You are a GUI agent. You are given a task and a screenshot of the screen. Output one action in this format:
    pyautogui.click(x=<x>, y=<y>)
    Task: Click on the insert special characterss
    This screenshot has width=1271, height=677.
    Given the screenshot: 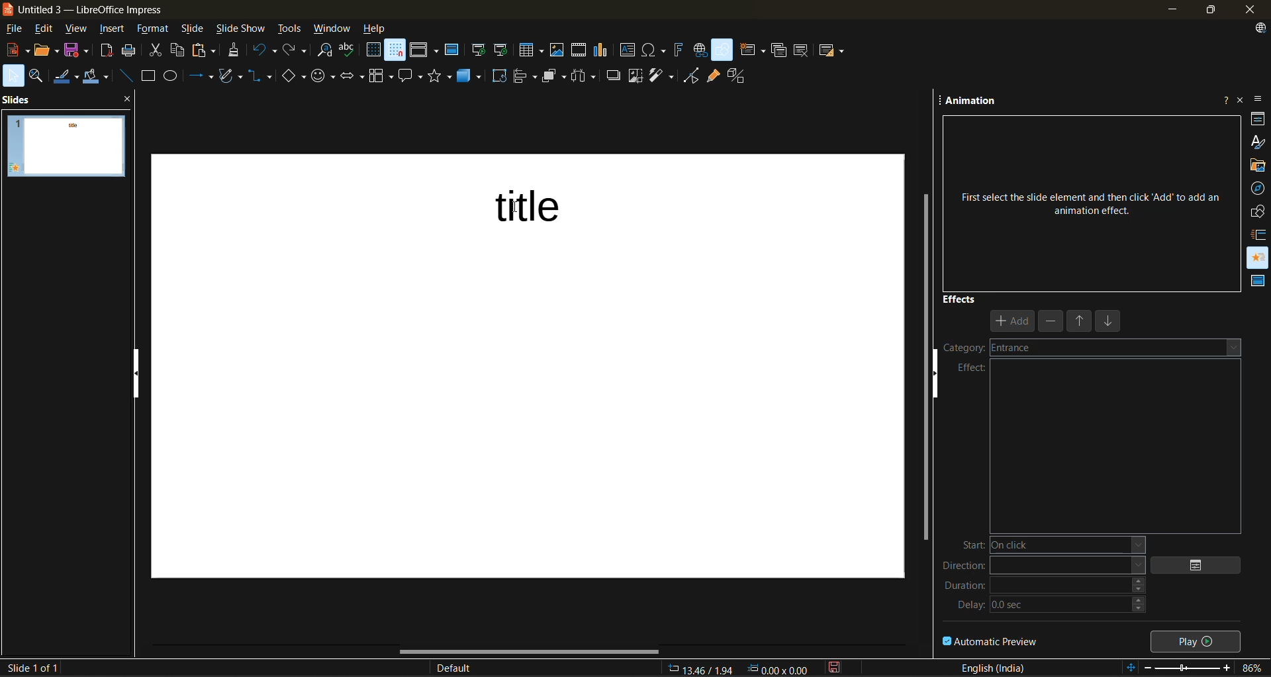 What is the action you would take?
    pyautogui.click(x=654, y=50)
    